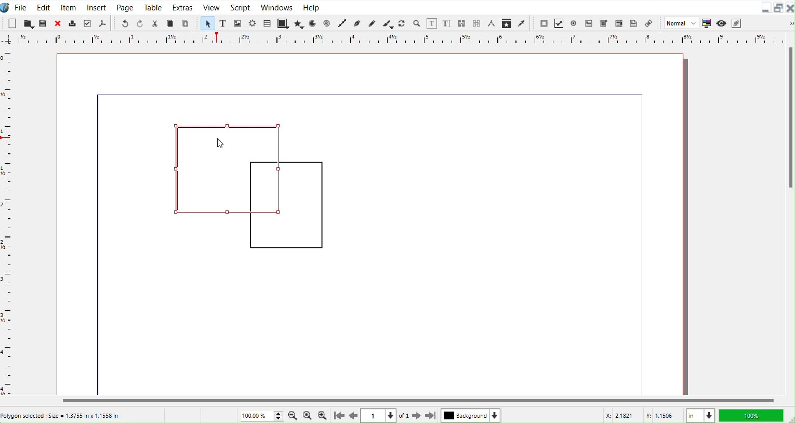 This screenshot has width=795, height=423. Describe the element at coordinates (293, 415) in the screenshot. I see `Zoom Out` at that location.